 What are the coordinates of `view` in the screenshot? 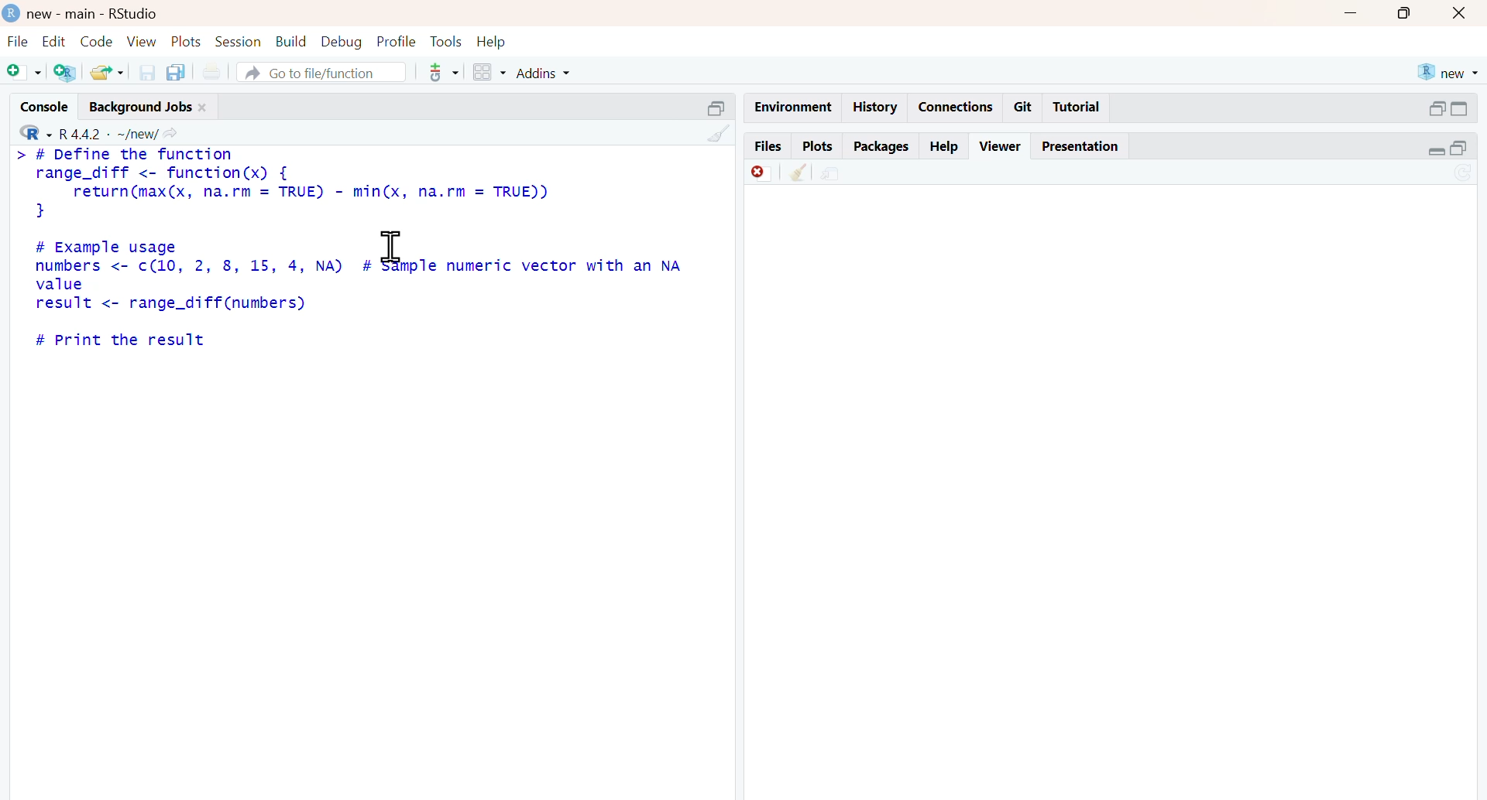 It's located at (142, 42).